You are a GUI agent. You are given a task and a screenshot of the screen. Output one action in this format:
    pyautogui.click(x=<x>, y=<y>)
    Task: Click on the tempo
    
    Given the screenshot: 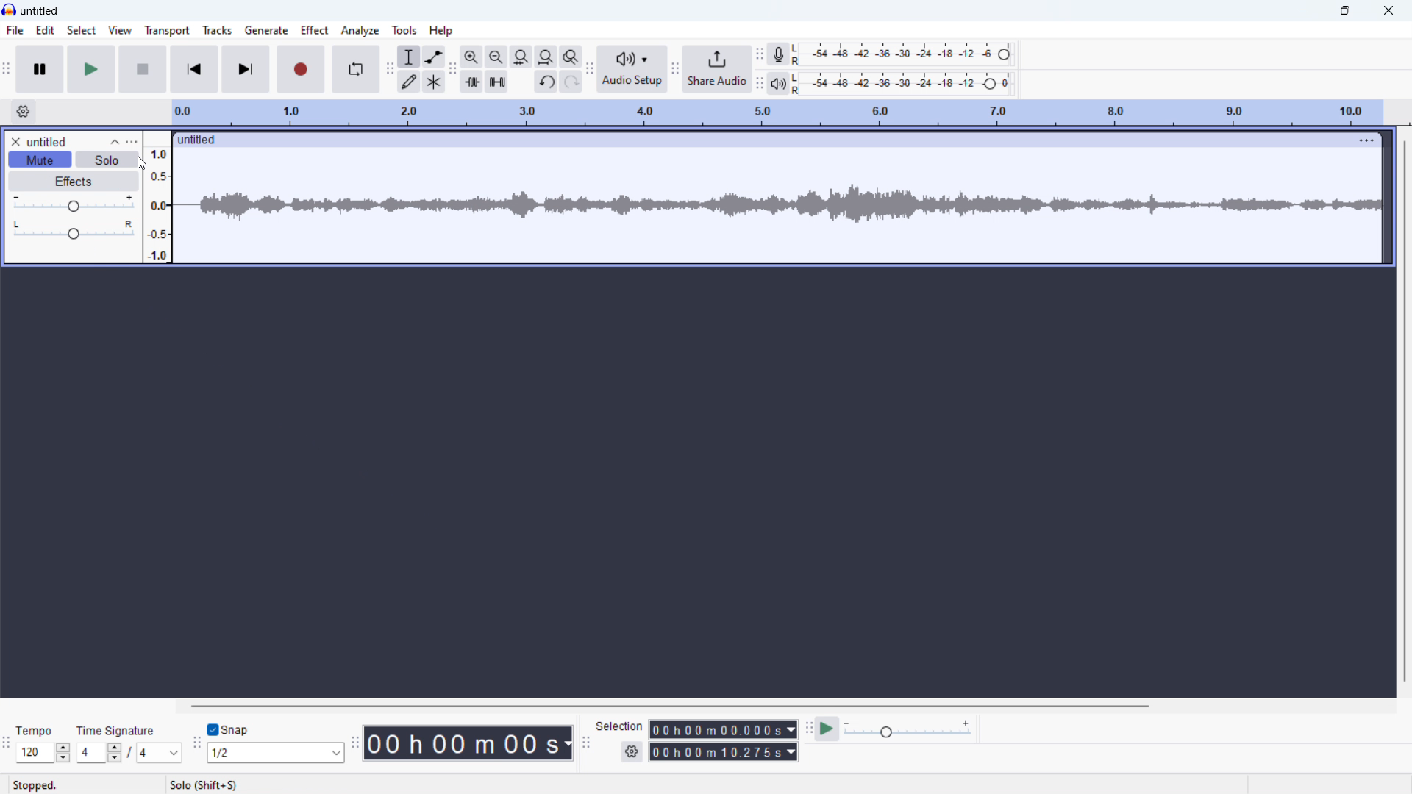 What is the action you would take?
    pyautogui.click(x=35, y=731)
    